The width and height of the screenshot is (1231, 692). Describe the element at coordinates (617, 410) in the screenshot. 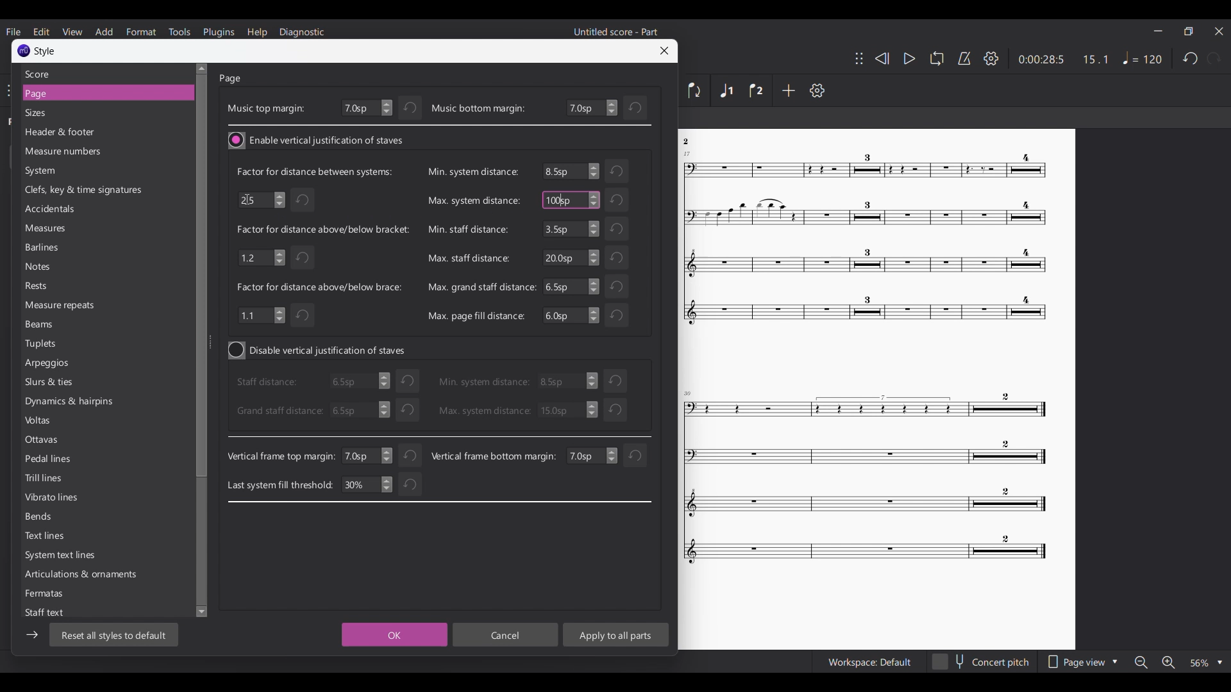

I see `Undo` at that location.